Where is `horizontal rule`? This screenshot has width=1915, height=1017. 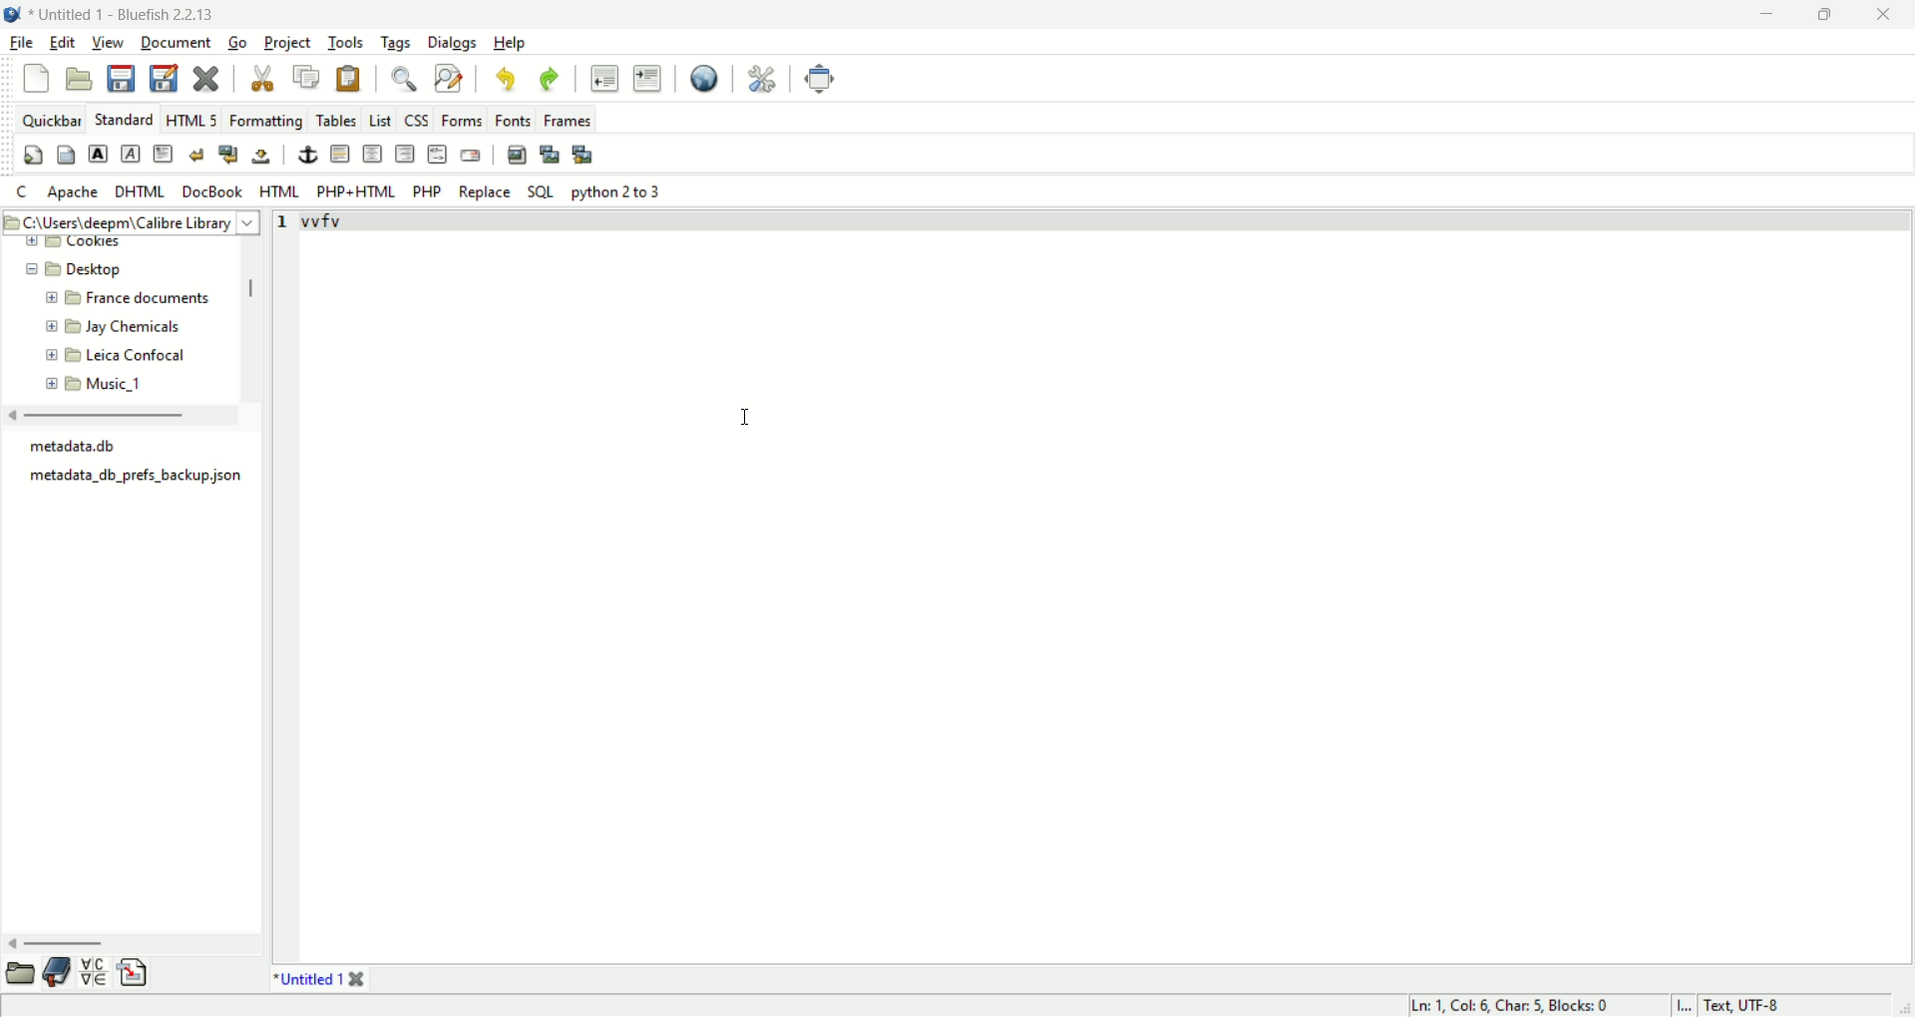
horizontal rule is located at coordinates (342, 155).